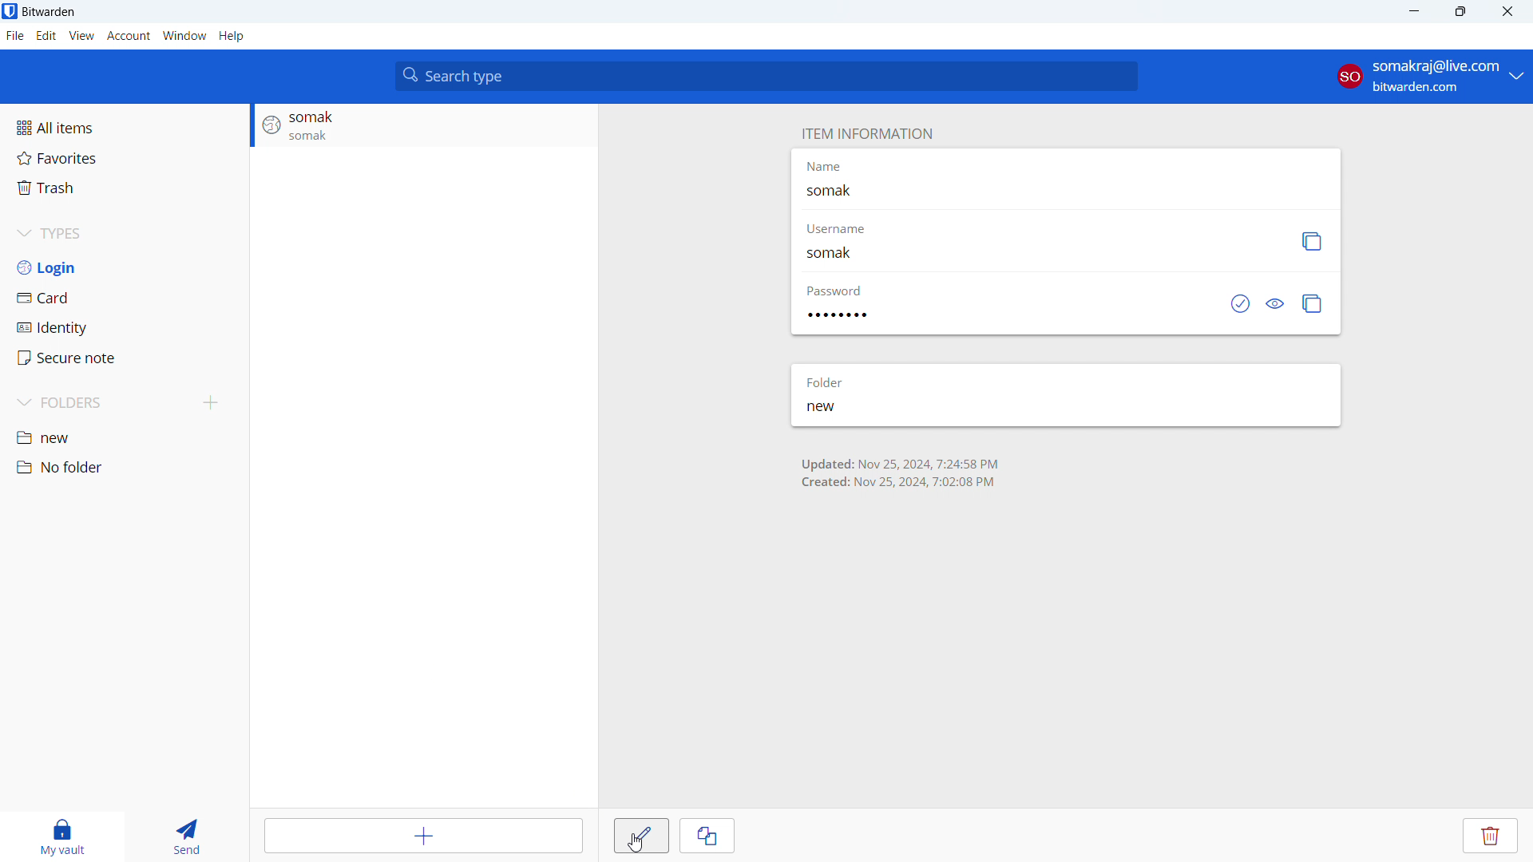 This screenshot has height=862, width=1533. What do you see at coordinates (124, 128) in the screenshot?
I see `all items` at bounding box center [124, 128].